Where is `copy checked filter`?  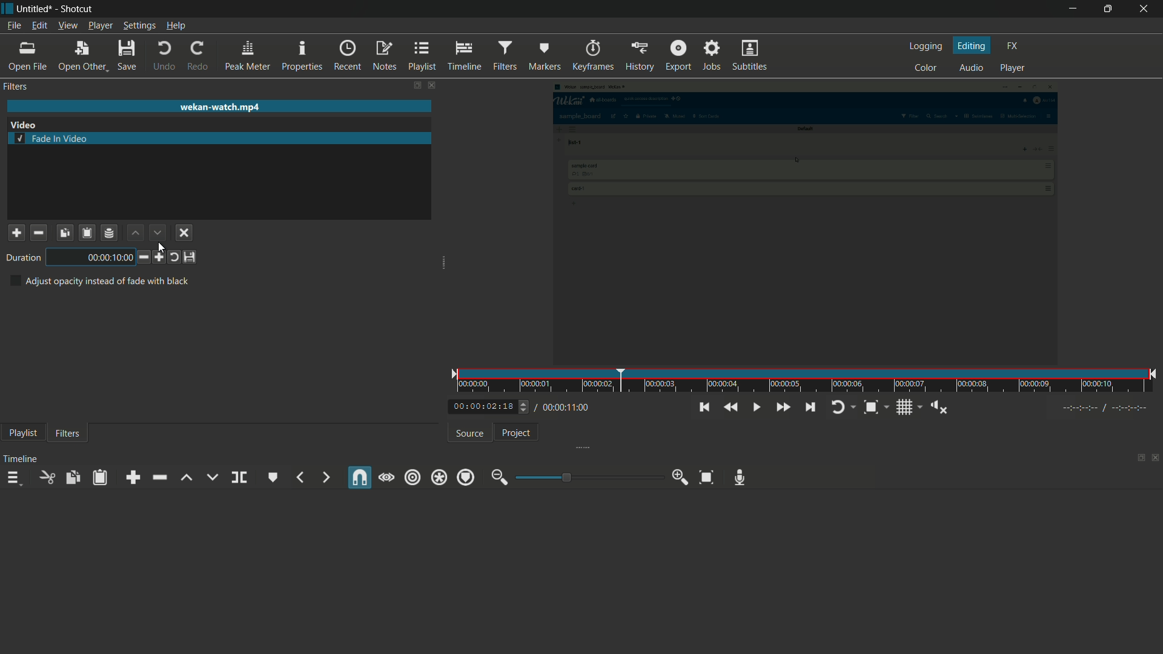
copy checked filter is located at coordinates (64, 232).